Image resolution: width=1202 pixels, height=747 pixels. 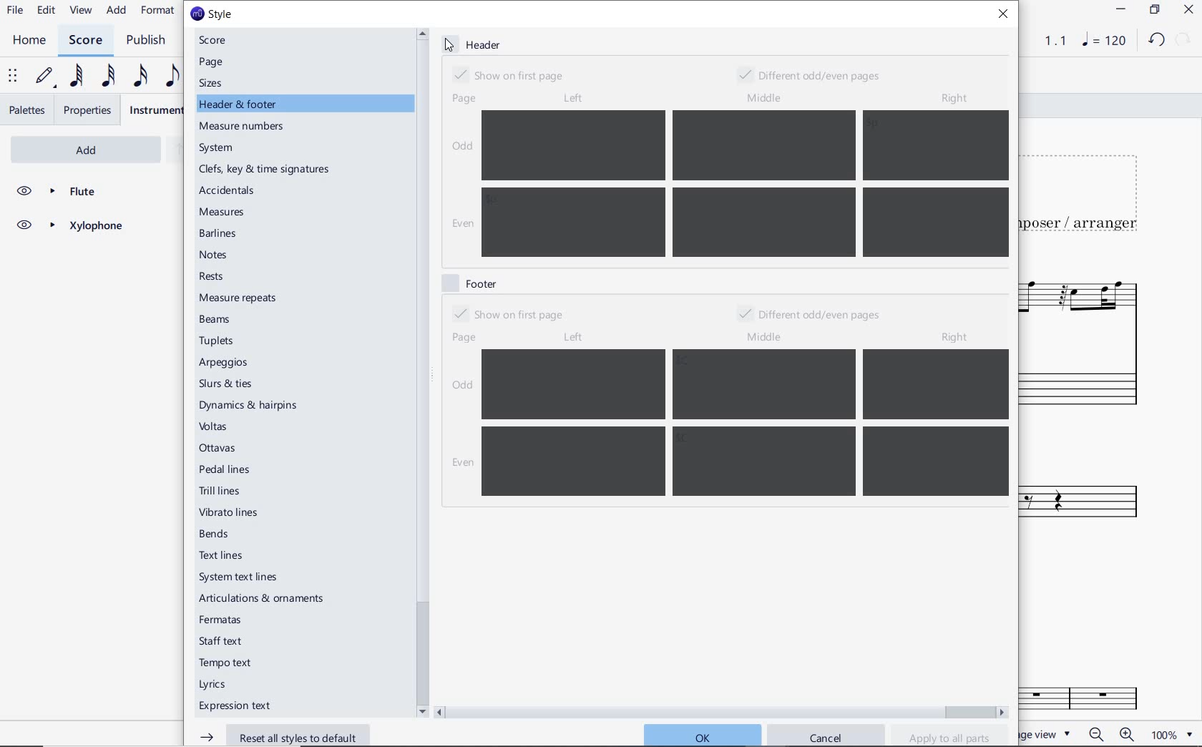 I want to click on page, so click(x=461, y=99).